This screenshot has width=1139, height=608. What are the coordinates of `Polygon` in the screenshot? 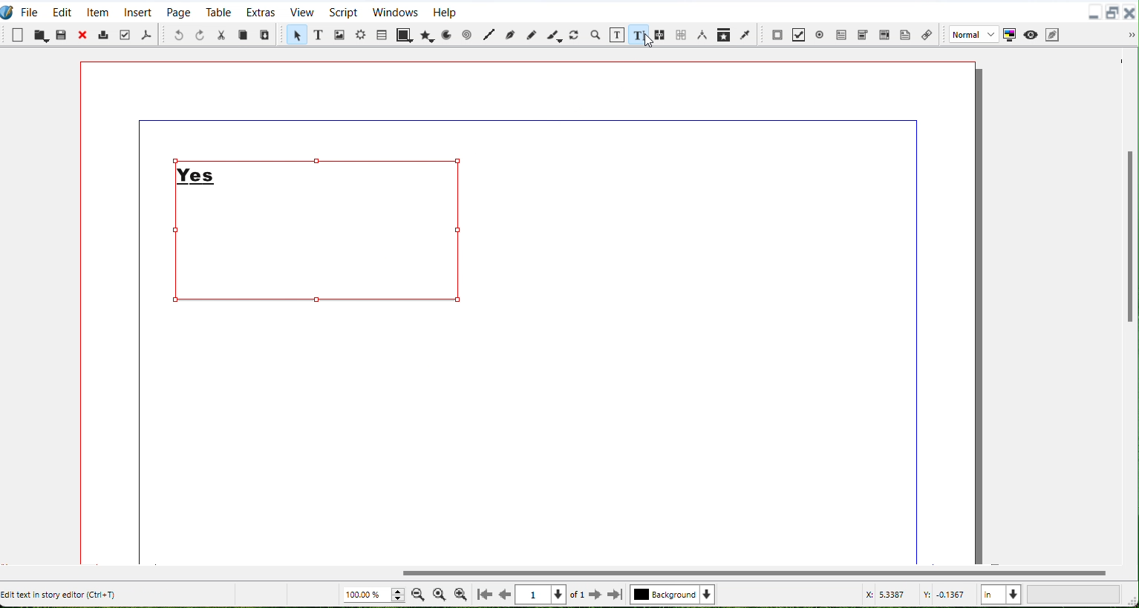 It's located at (426, 35).